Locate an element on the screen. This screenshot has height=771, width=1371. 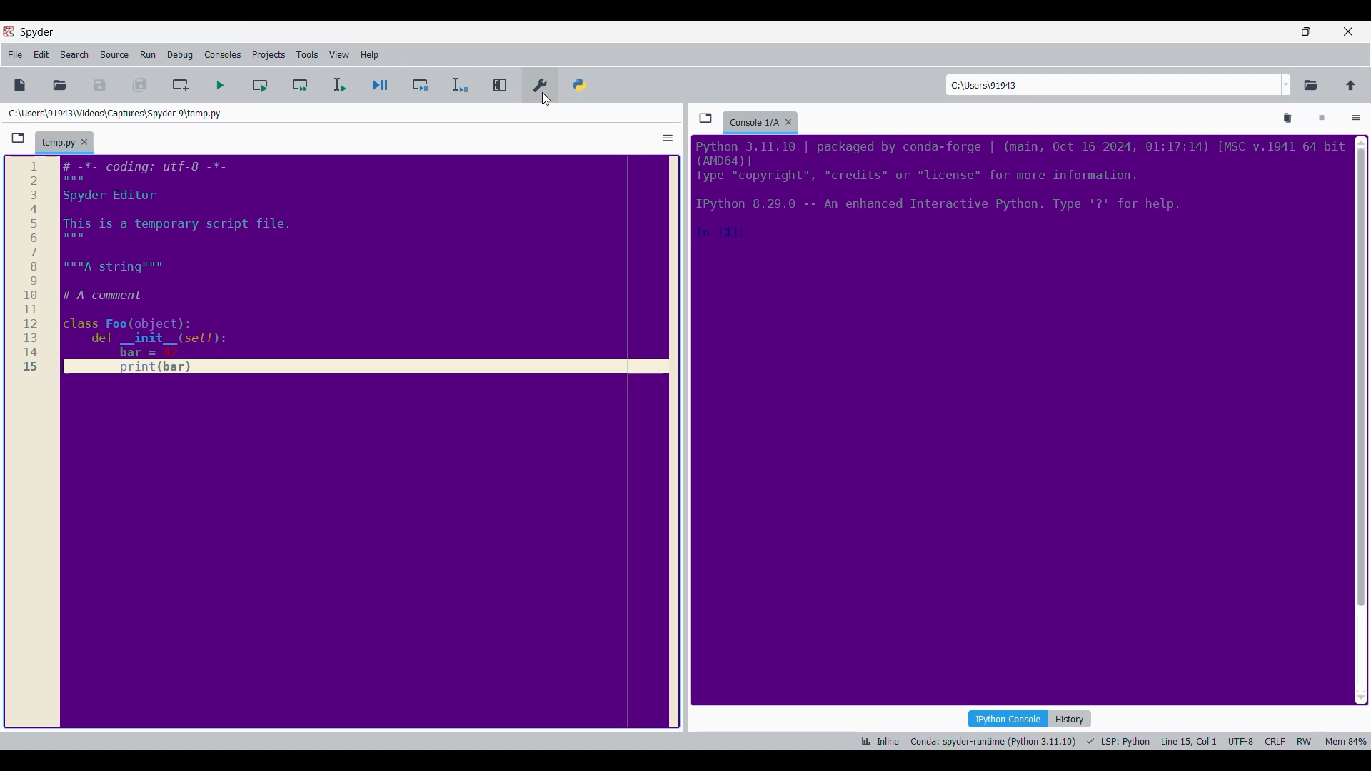
Run selection/current line is located at coordinates (339, 86).